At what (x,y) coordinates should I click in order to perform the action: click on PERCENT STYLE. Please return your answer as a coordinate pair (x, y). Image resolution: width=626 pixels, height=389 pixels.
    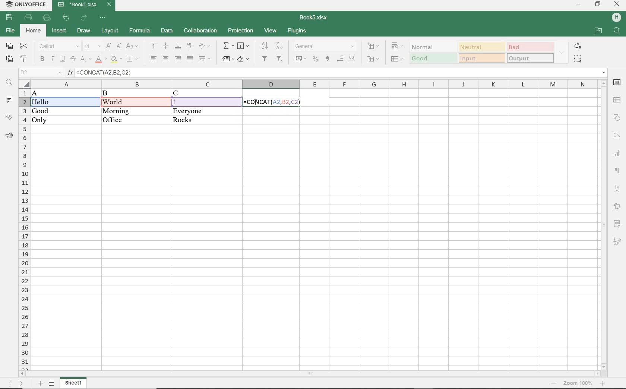
    Looking at the image, I should click on (316, 60).